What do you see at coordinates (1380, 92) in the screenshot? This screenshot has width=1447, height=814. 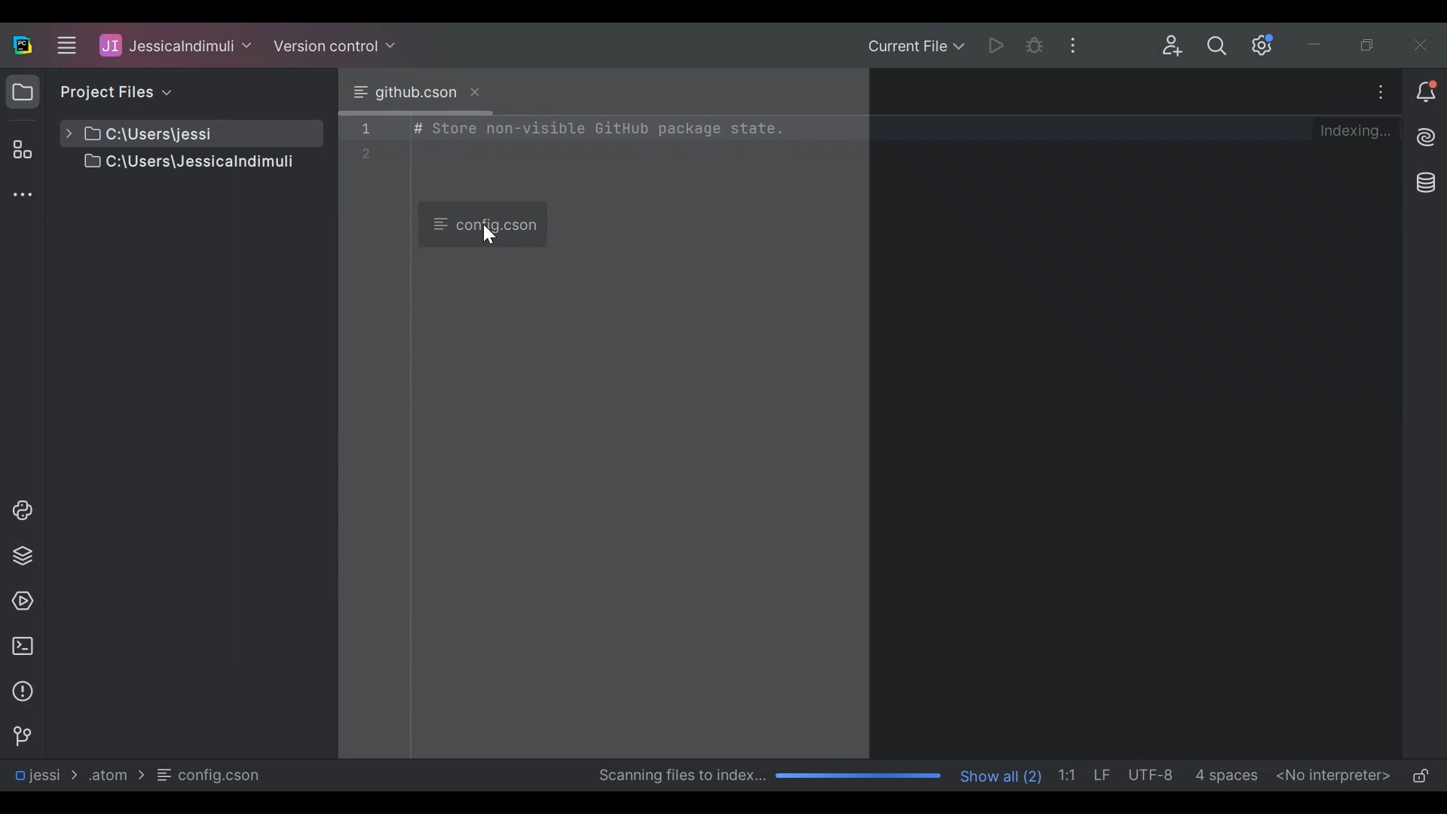 I see `More` at bounding box center [1380, 92].